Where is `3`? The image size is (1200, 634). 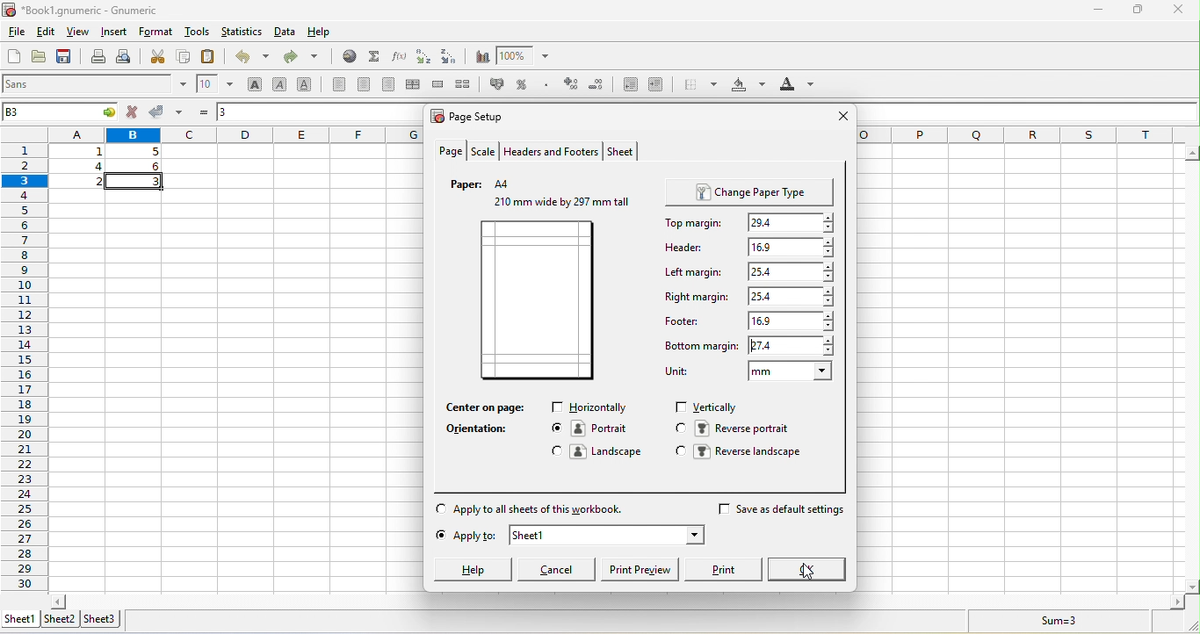 3 is located at coordinates (229, 110).